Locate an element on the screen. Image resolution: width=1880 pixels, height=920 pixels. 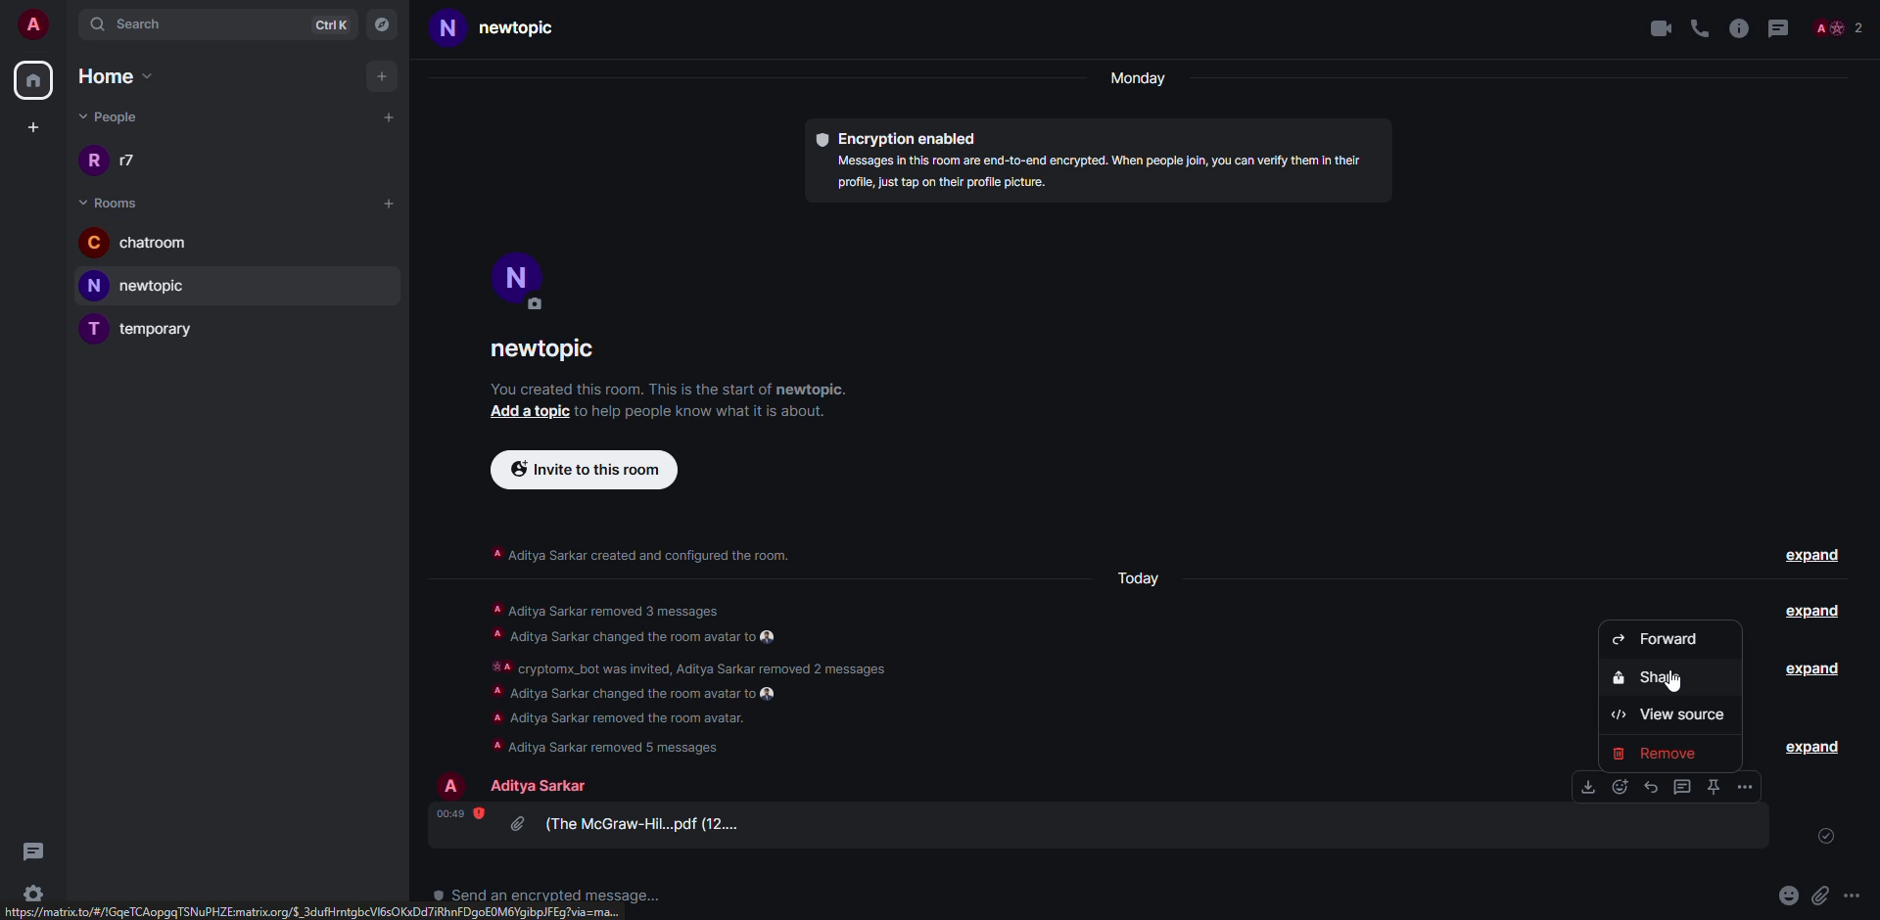
invite to this room is located at coordinates (587, 469).